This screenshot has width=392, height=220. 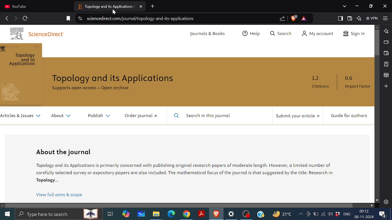 What do you see at coordinates (341, 18) in the screenshot?
I see `Show sidebar` at bounding box center [341, 18].